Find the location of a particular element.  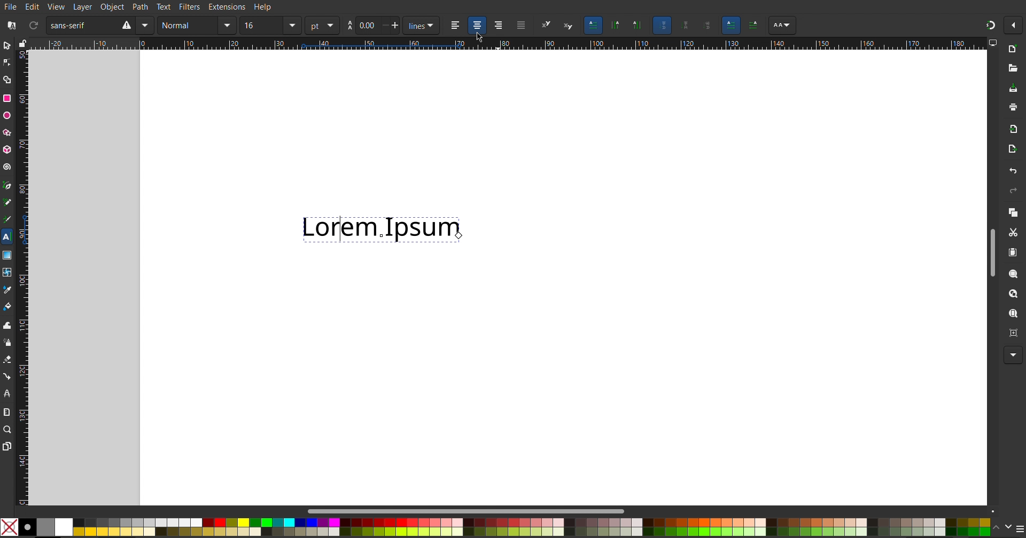

Erase Tool is located at coordinates (10, 360).